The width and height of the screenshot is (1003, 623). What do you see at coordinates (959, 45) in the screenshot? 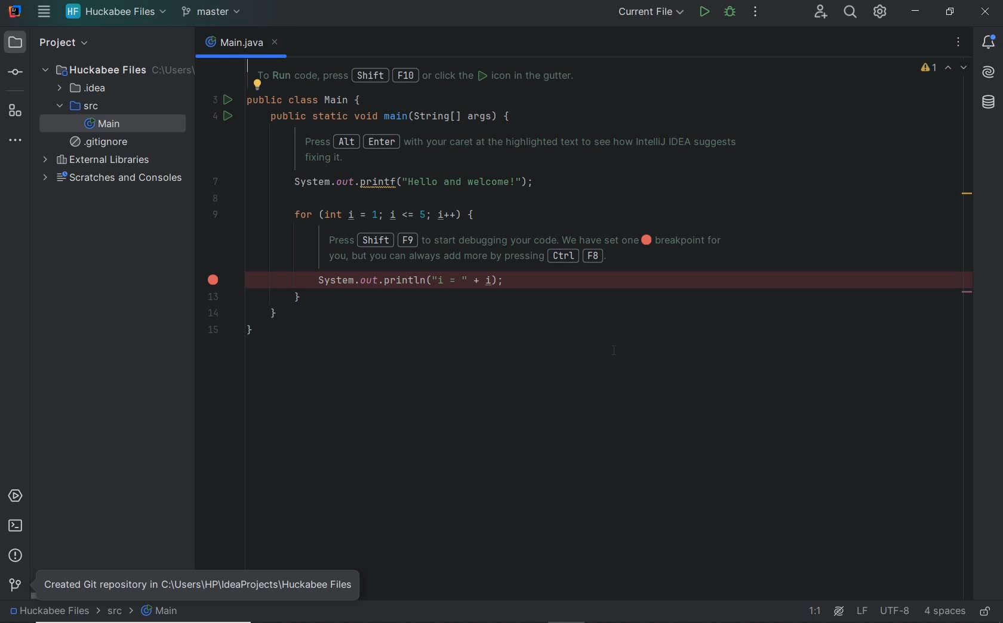
I see `recent files, tab actions` at bounding box center [959, 45].